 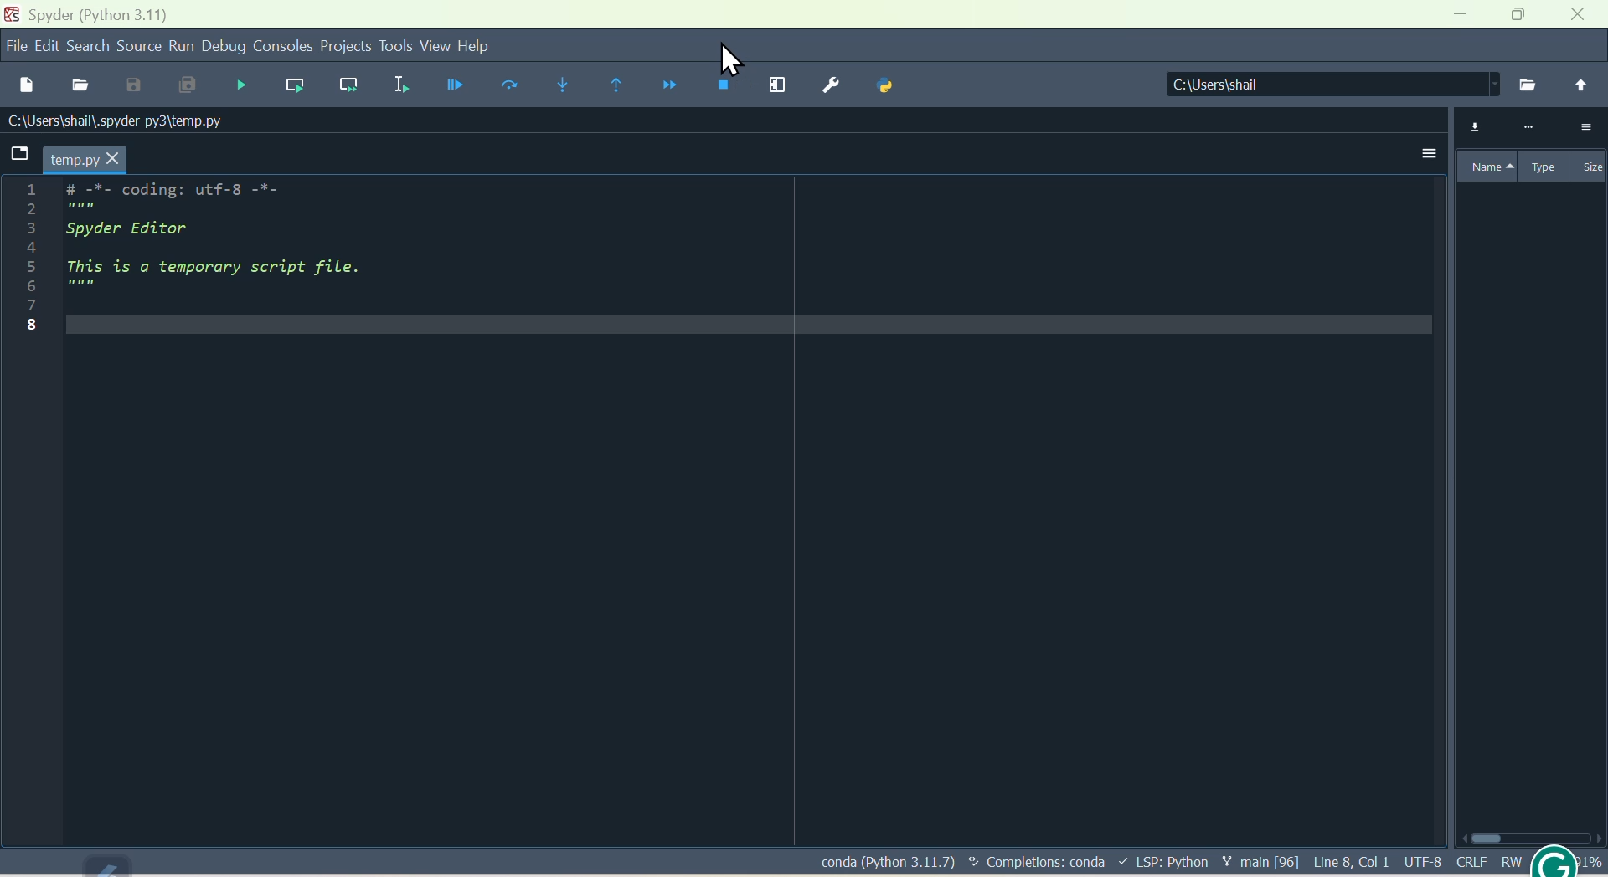 I want to click on Projects, so click(x=346, y=45).